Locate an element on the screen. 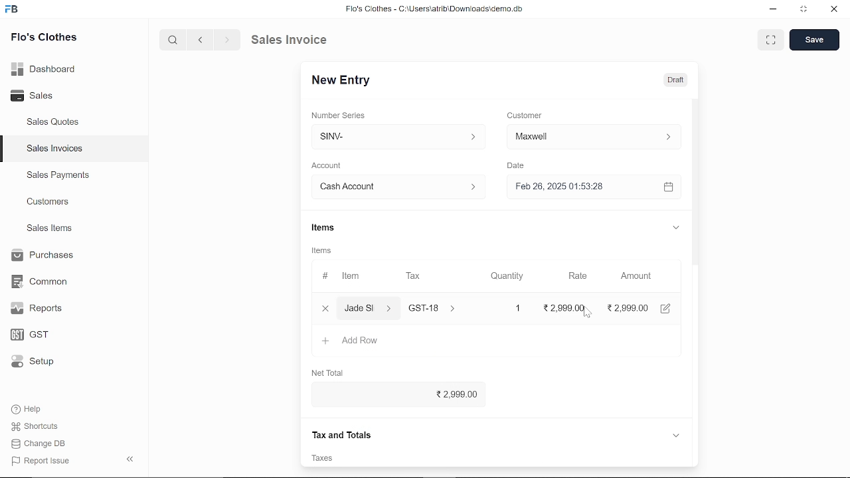 The image size is (850, 478). open calender is located at coordinates (668, 187).